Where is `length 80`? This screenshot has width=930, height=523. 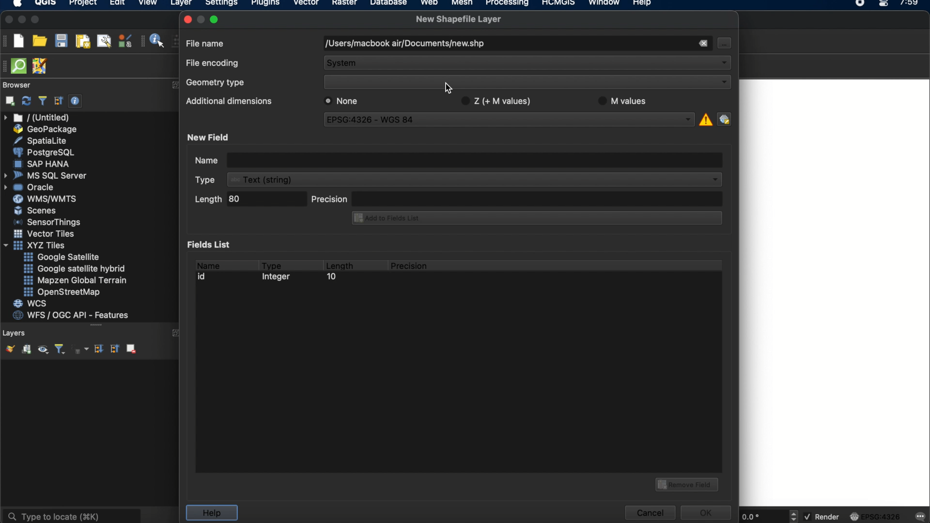
length 80 is located at coordinates (248, 200).